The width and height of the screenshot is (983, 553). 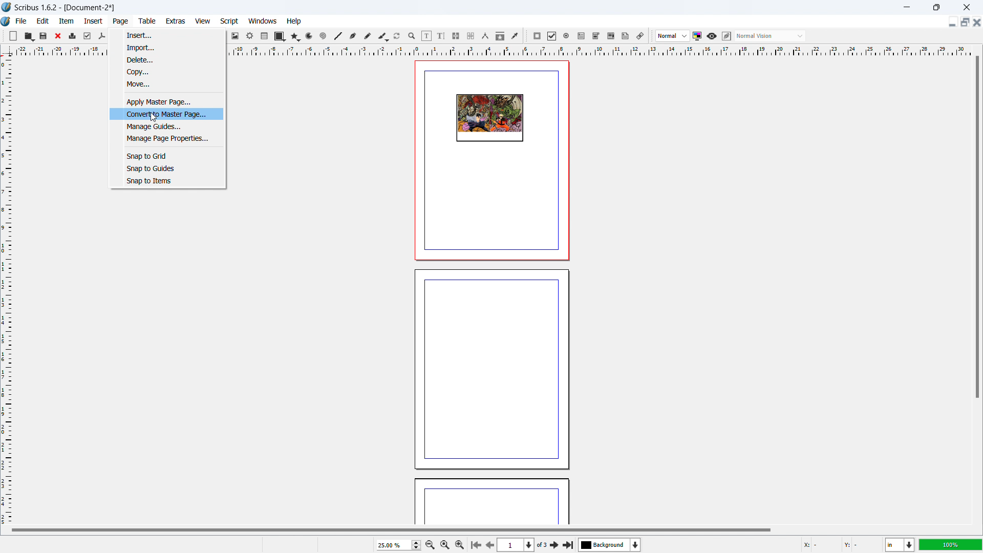 I want to click on extras, so click(x=176, y=21).